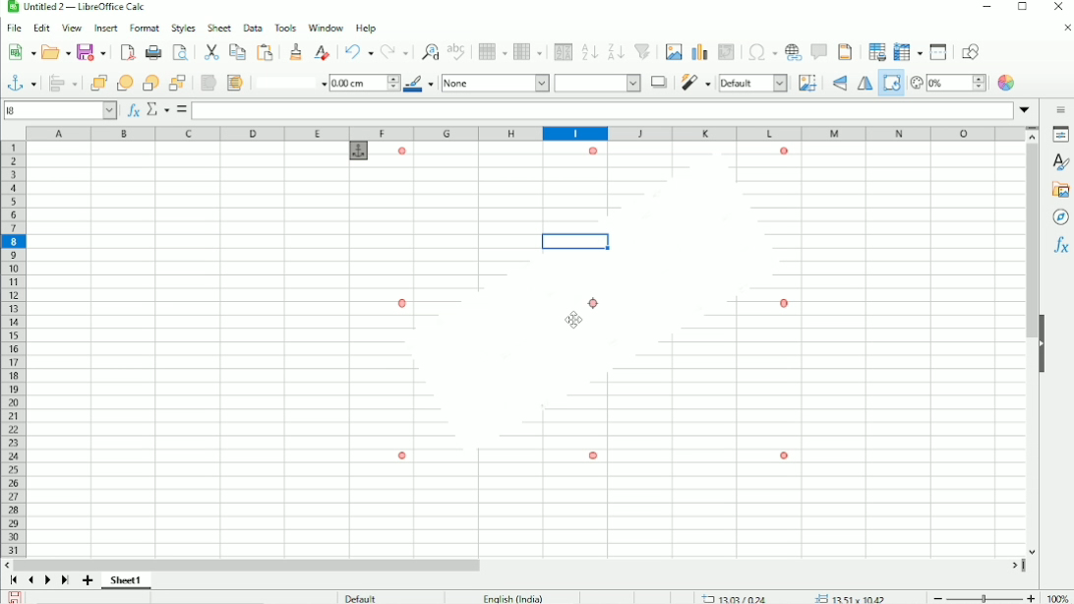  Describe the element at coordinates (180, 52) in the screenshot. I see `Toggle print preview` at that location.